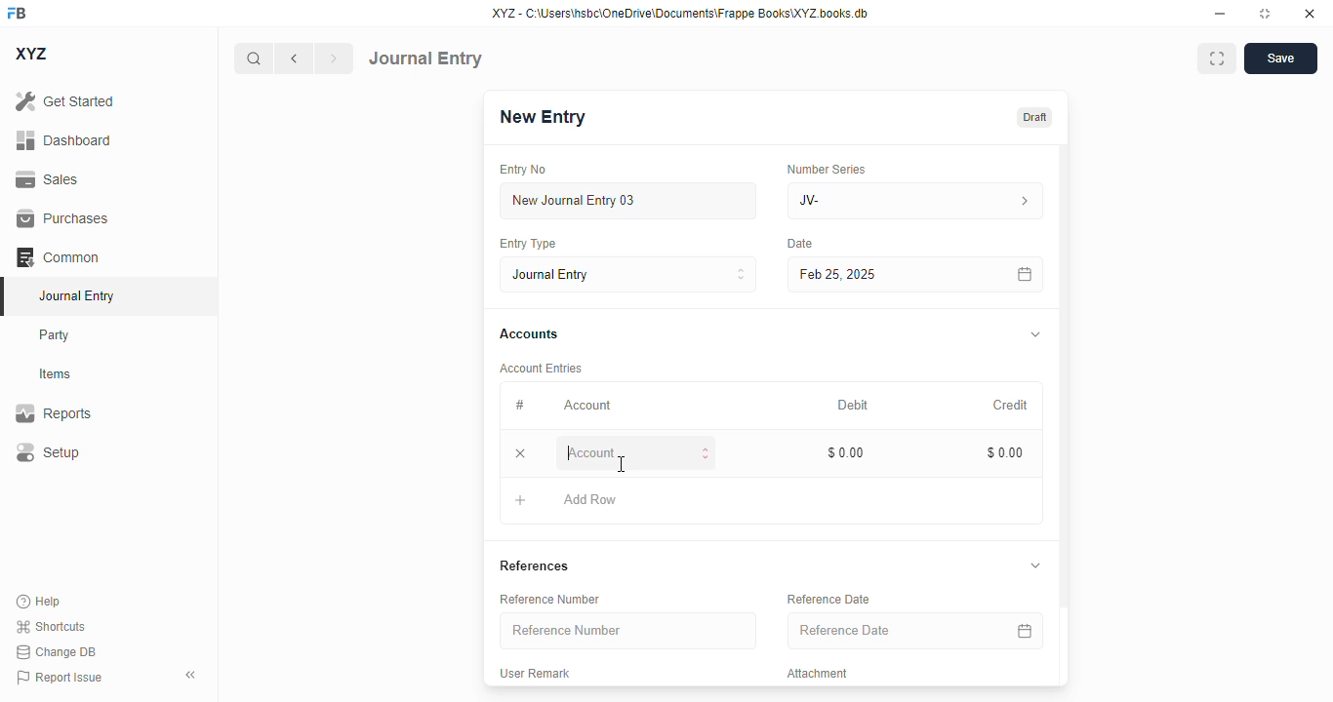 Image resolution: width=1333 pixels, height=702 pixels. What do you see at coordinates (801, 244) in the screenshot?
I see `date` at bounding box center [801, 244].